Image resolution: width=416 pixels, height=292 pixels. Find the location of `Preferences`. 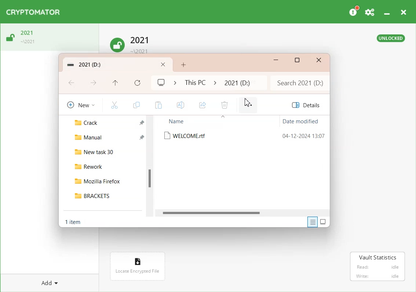

Preferences is located at coordinates (370, 11).